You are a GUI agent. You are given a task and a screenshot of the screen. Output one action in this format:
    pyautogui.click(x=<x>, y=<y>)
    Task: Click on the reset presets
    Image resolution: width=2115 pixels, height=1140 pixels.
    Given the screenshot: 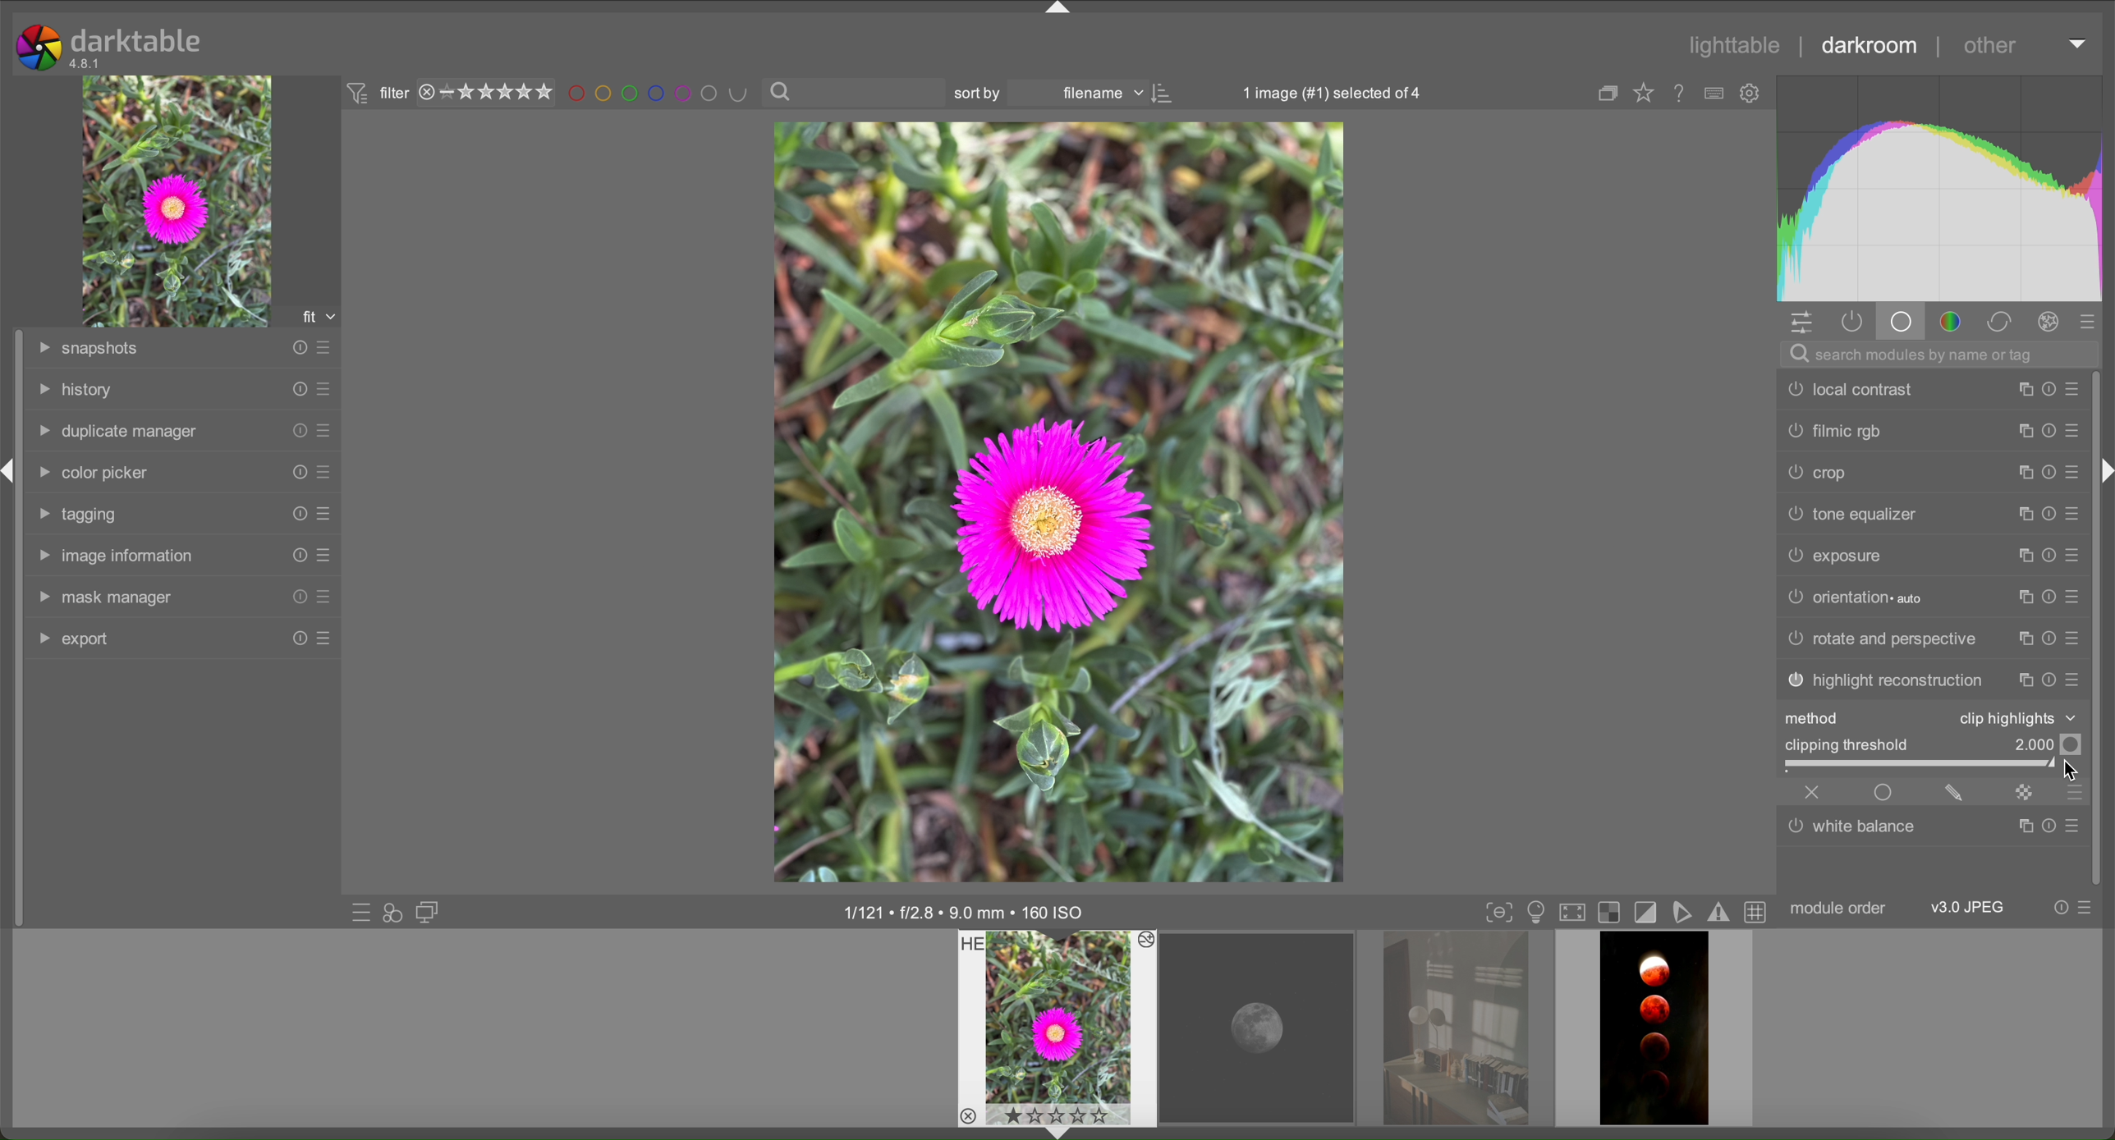 What is the action you would take?
    pyautogui.click(x=296, y=469)
    